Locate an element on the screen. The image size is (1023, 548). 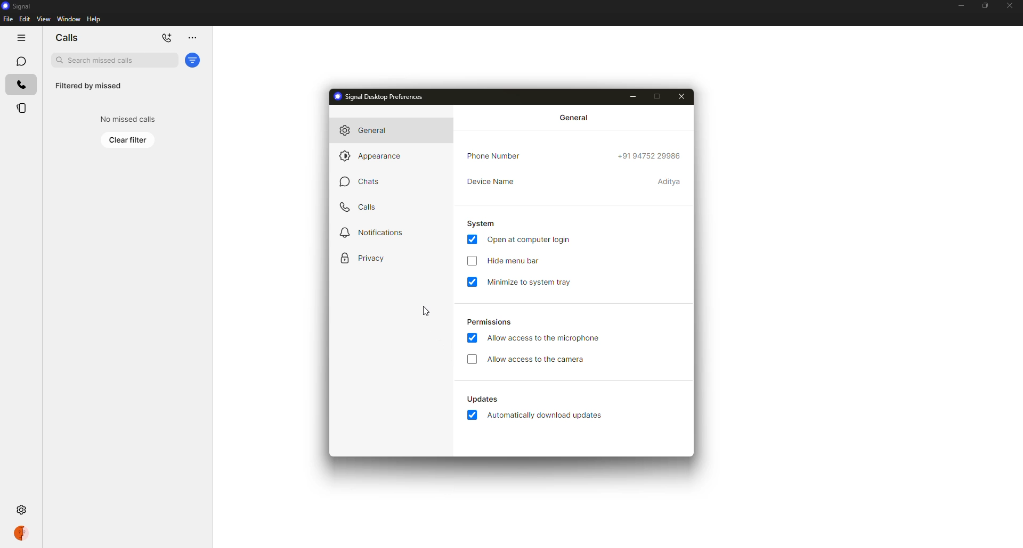
filter is located at coordinates (193, 60).